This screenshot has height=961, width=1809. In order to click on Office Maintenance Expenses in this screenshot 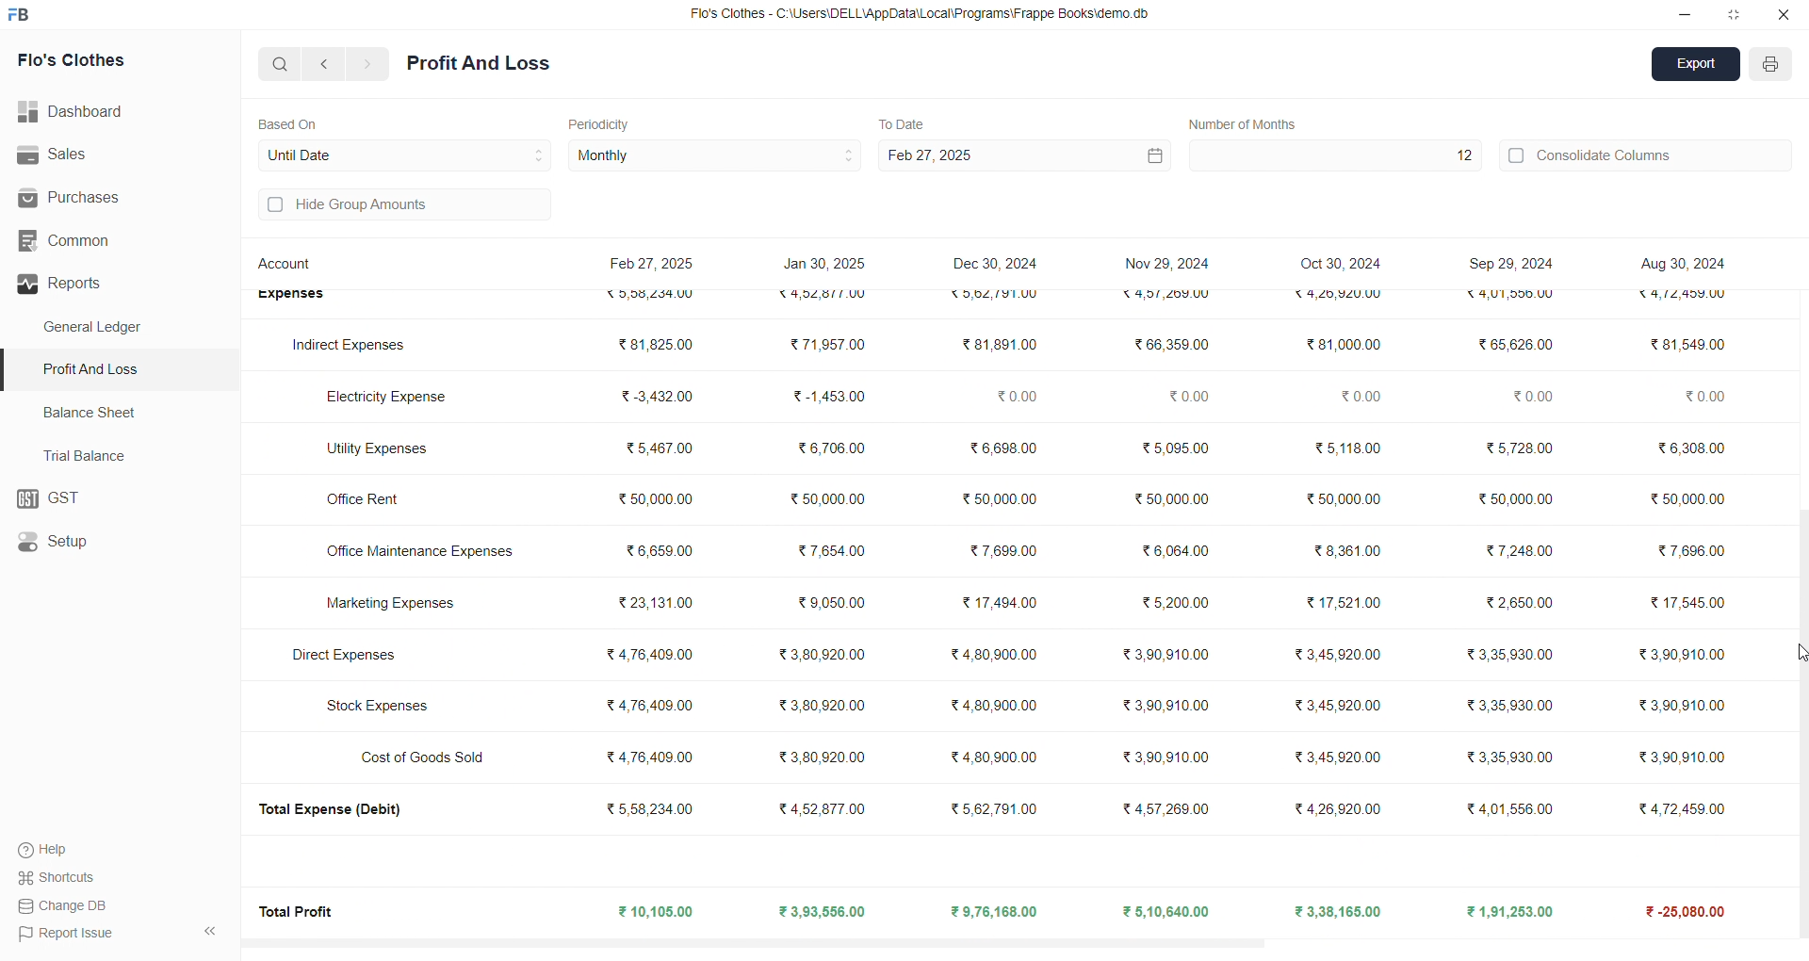, I will do `click(423, 552)`.